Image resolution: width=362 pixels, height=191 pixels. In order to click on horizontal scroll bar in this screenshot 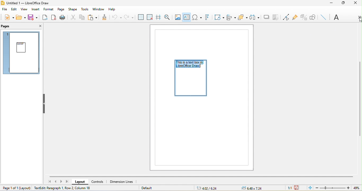, I will do `click(200, 177)`.